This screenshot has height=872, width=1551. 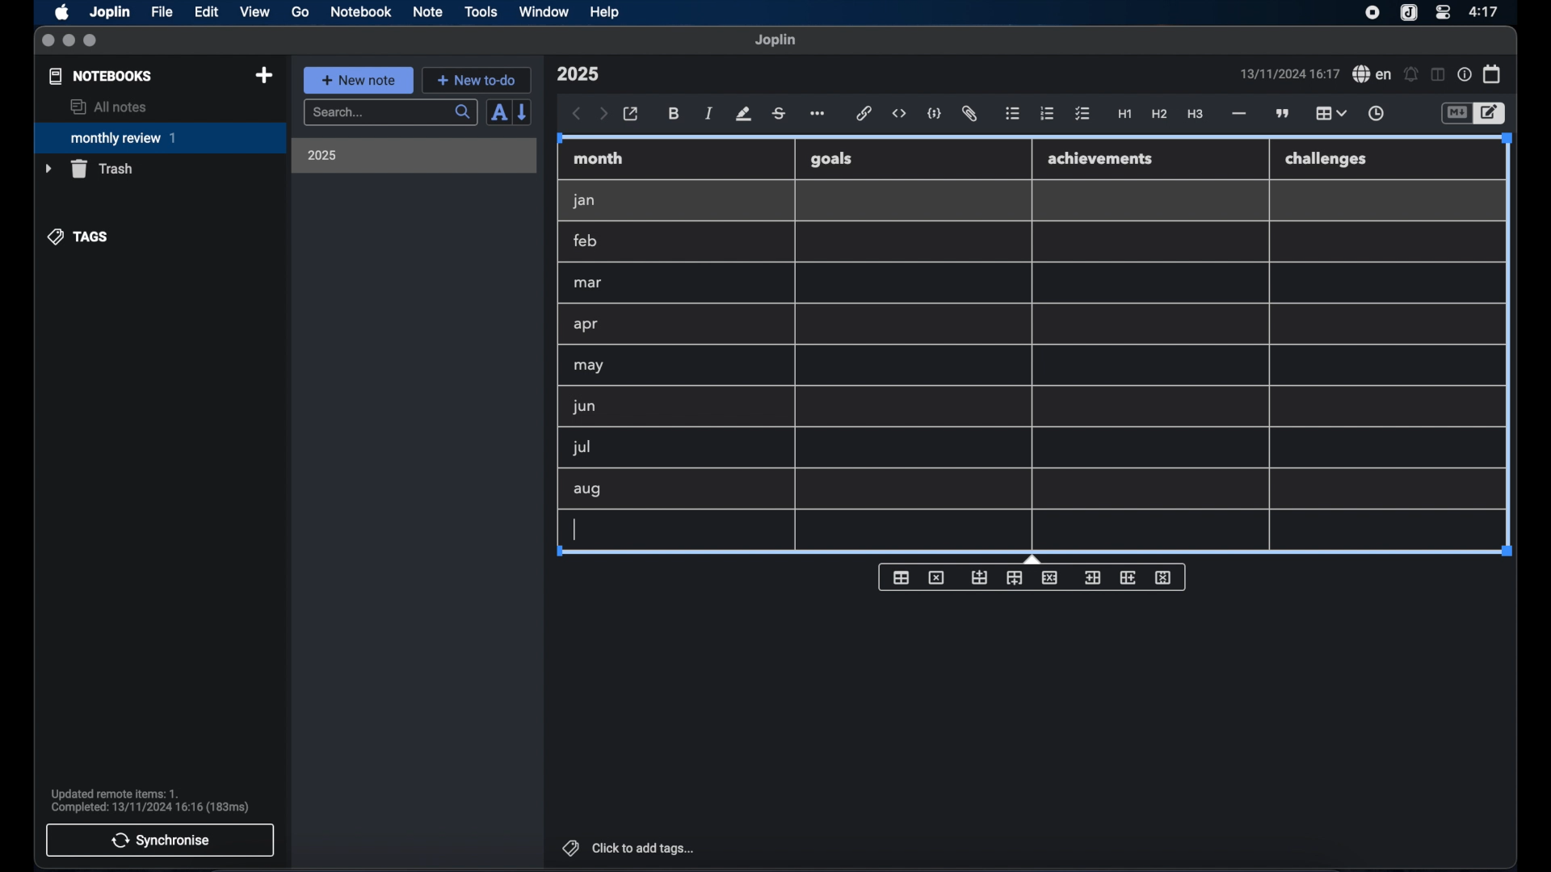 I want to click on new to-do, so click(x=477, y=80).